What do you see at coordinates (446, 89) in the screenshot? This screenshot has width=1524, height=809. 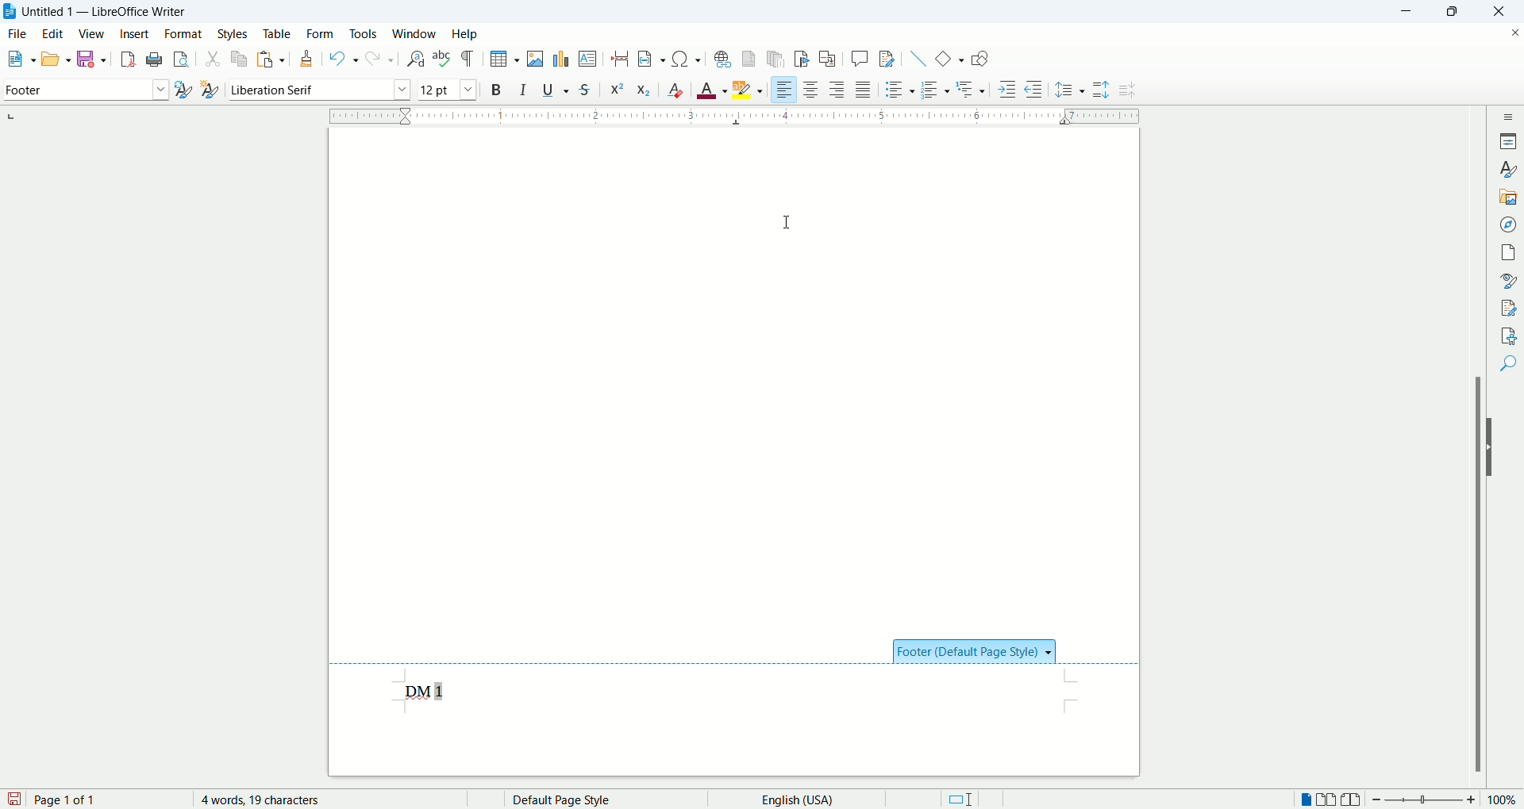 I see `font size` at bounding box center [446, 89].